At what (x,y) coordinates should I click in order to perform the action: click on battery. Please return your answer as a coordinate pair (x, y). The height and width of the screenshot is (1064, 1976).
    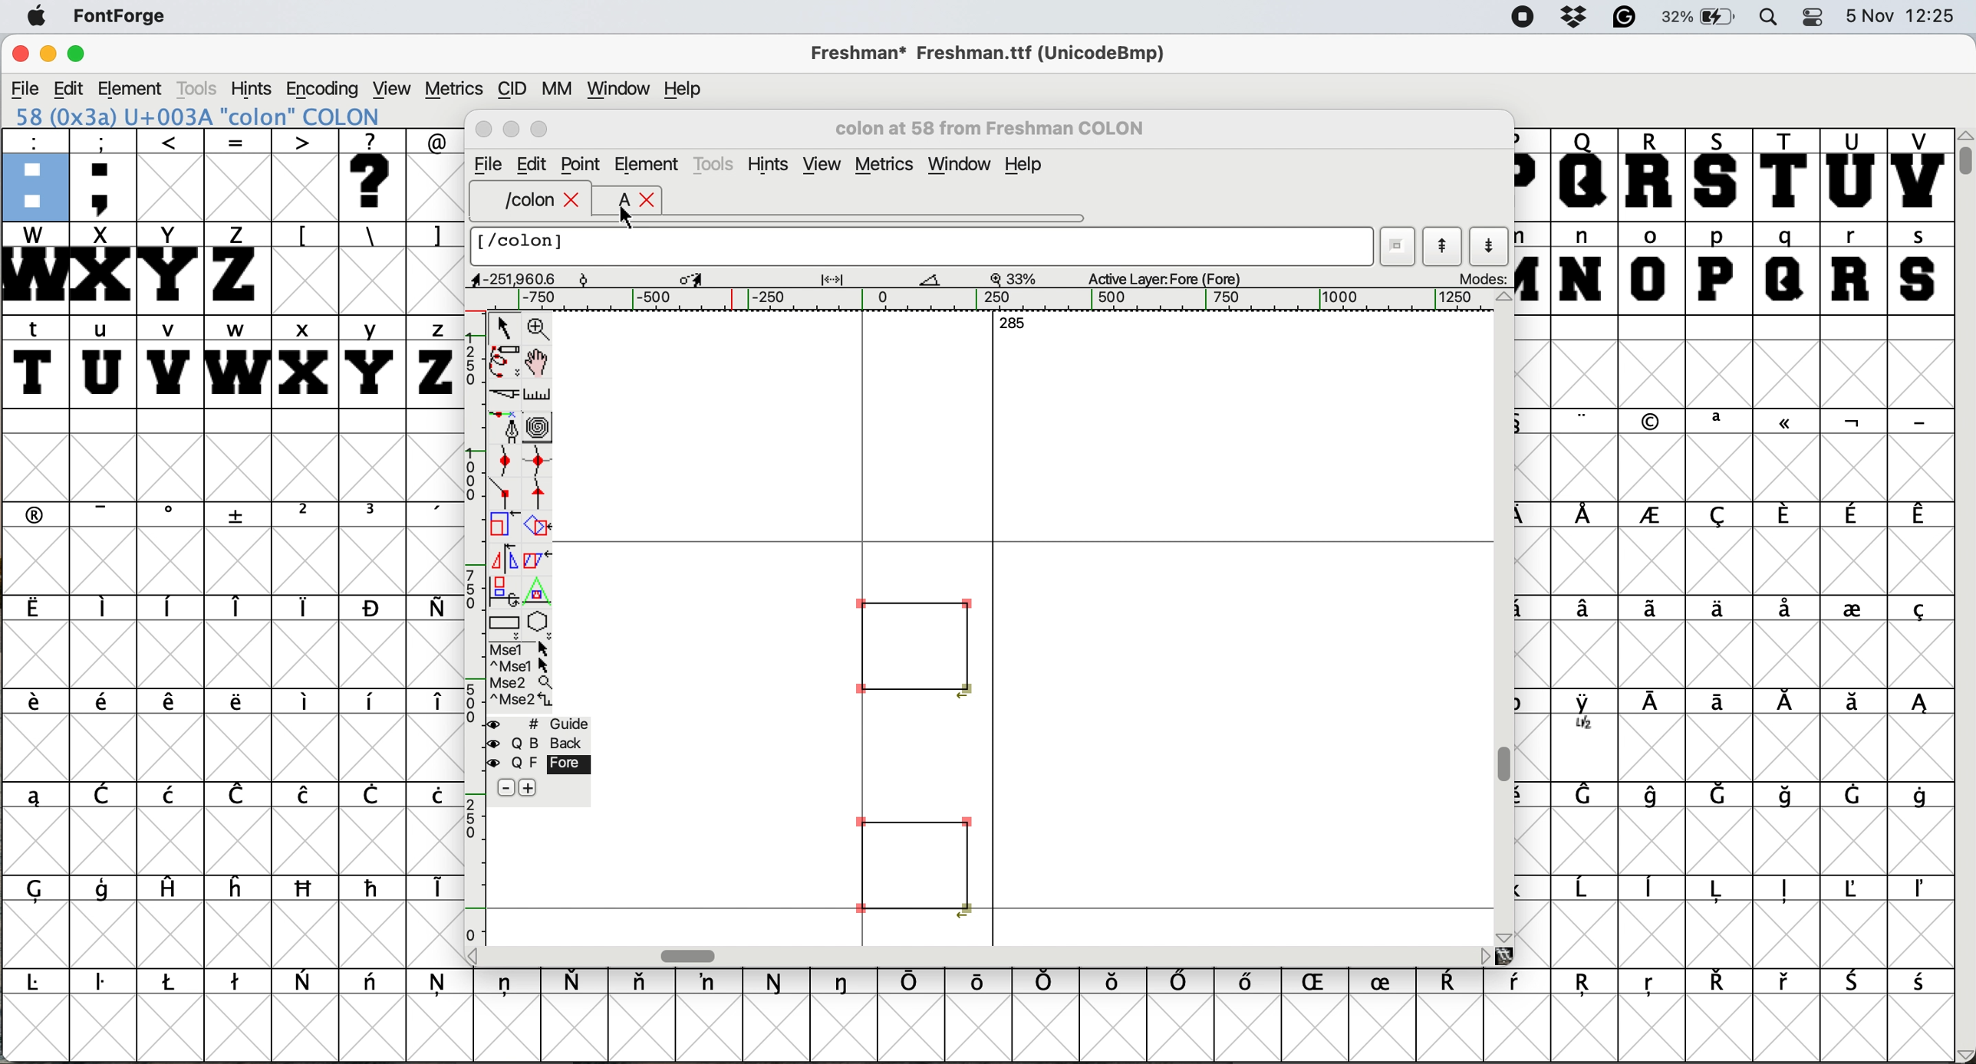
    Looking at the image, I should click on (1702, 18).